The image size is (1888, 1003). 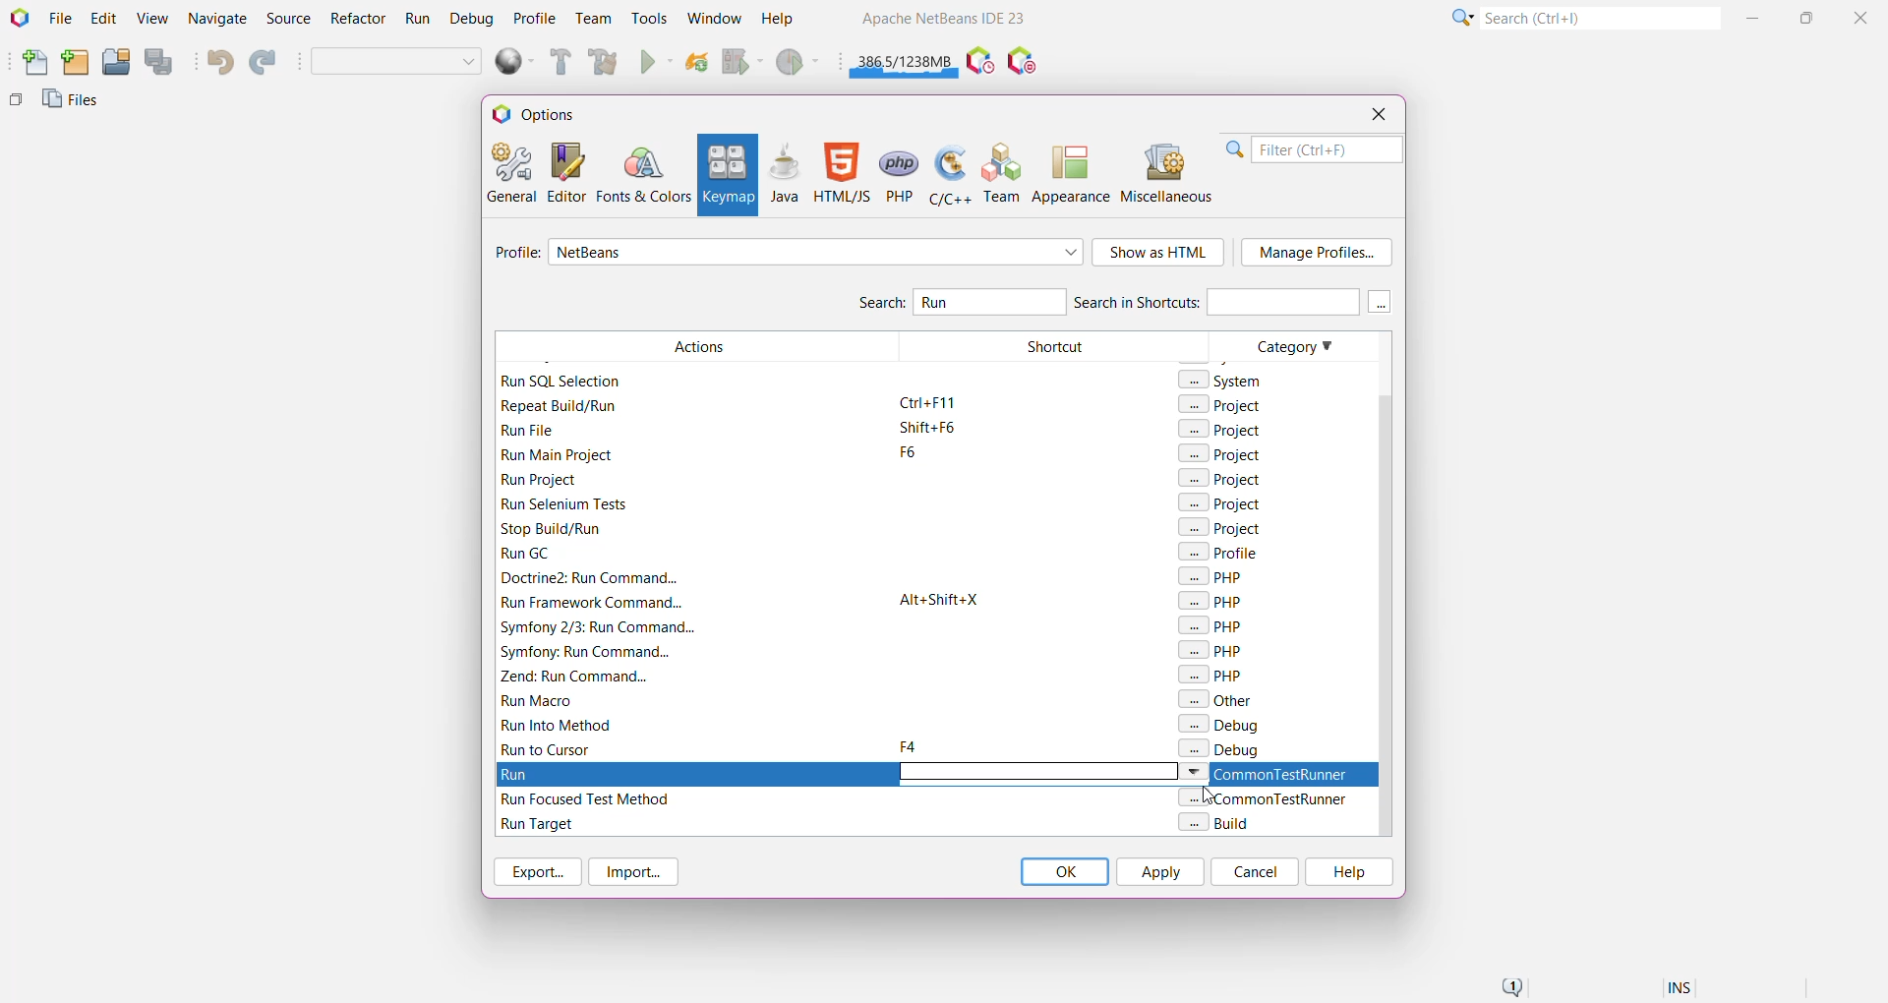 What do you see at coordinates (990, 301) in the screenshot?
I see `Type and Search for 'Run' Action` at bounding box center [990, 301].